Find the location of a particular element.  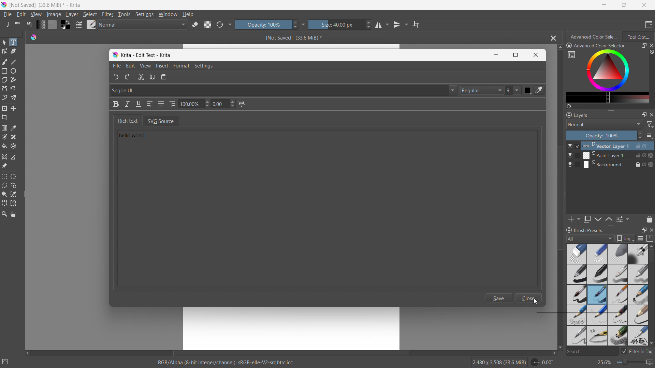

settings is located at coordinates (144, 15).